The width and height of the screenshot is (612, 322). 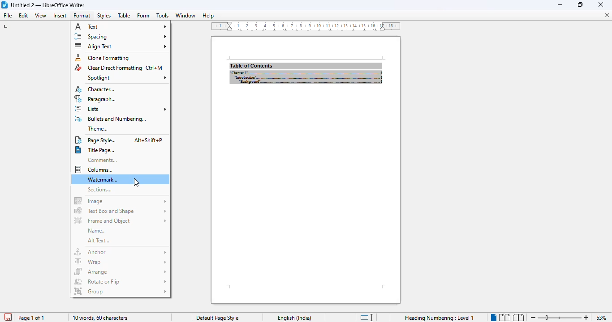 I want to click on align text, so click(x=121, y=46).